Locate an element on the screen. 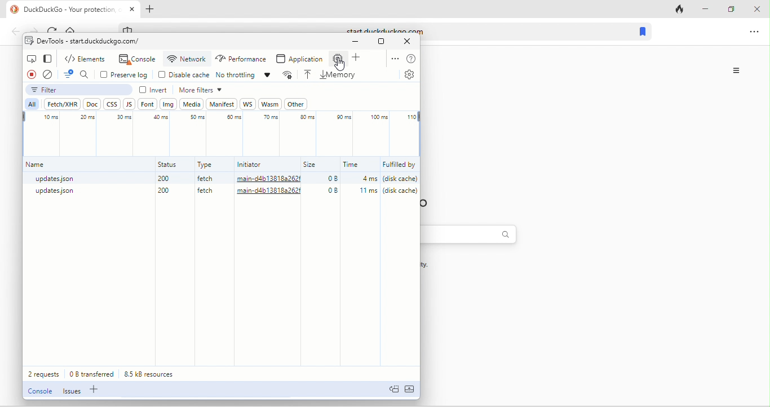 The width and height of the screenshot is (770, 407). 20 ms is located at coordinates (82, 119).